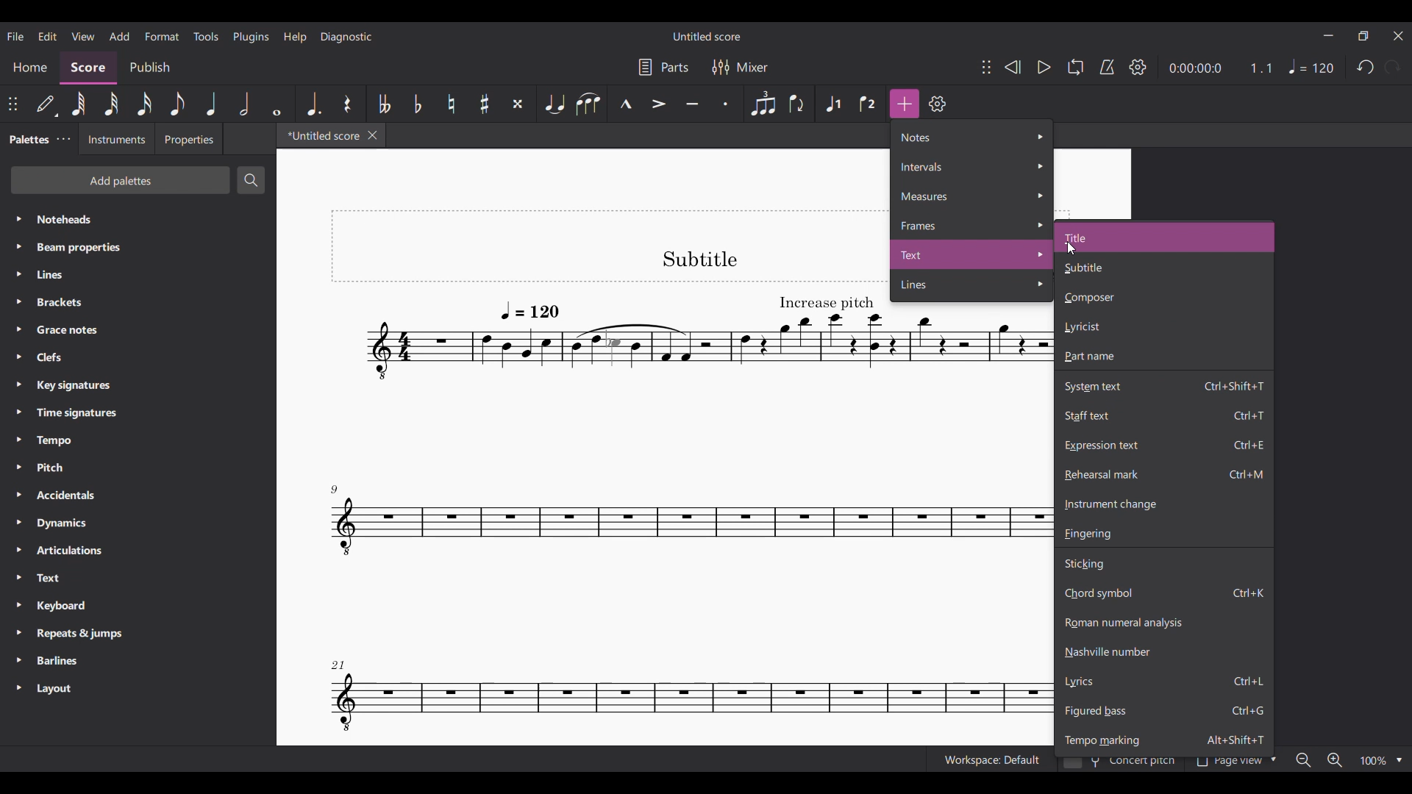  I want to click on Zoom options, so click(1382, 760).